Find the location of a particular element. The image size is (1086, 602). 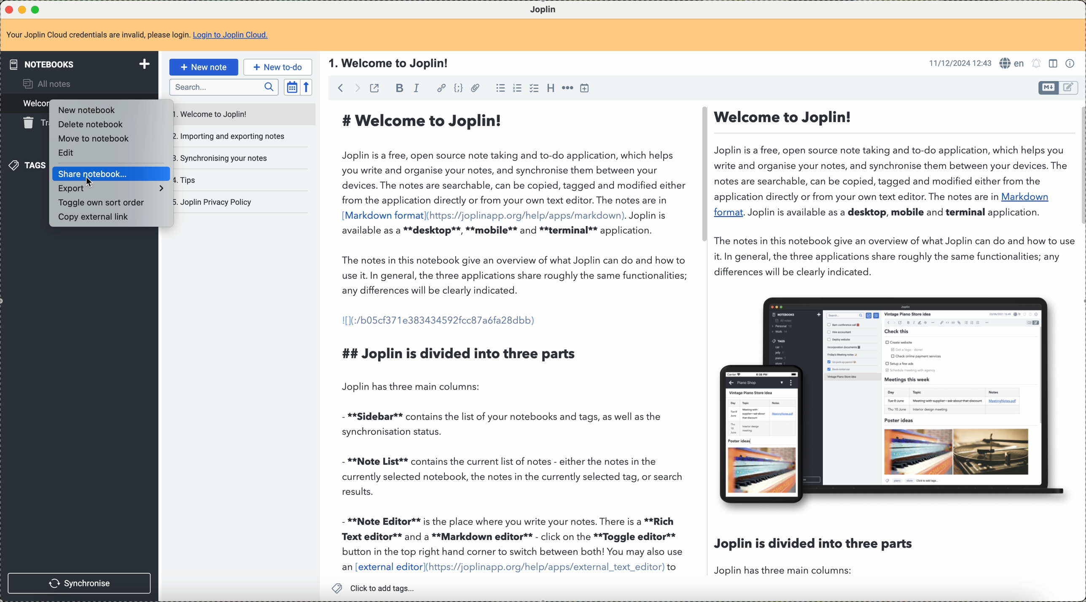

numbered list is located at coordinates (517, 88).